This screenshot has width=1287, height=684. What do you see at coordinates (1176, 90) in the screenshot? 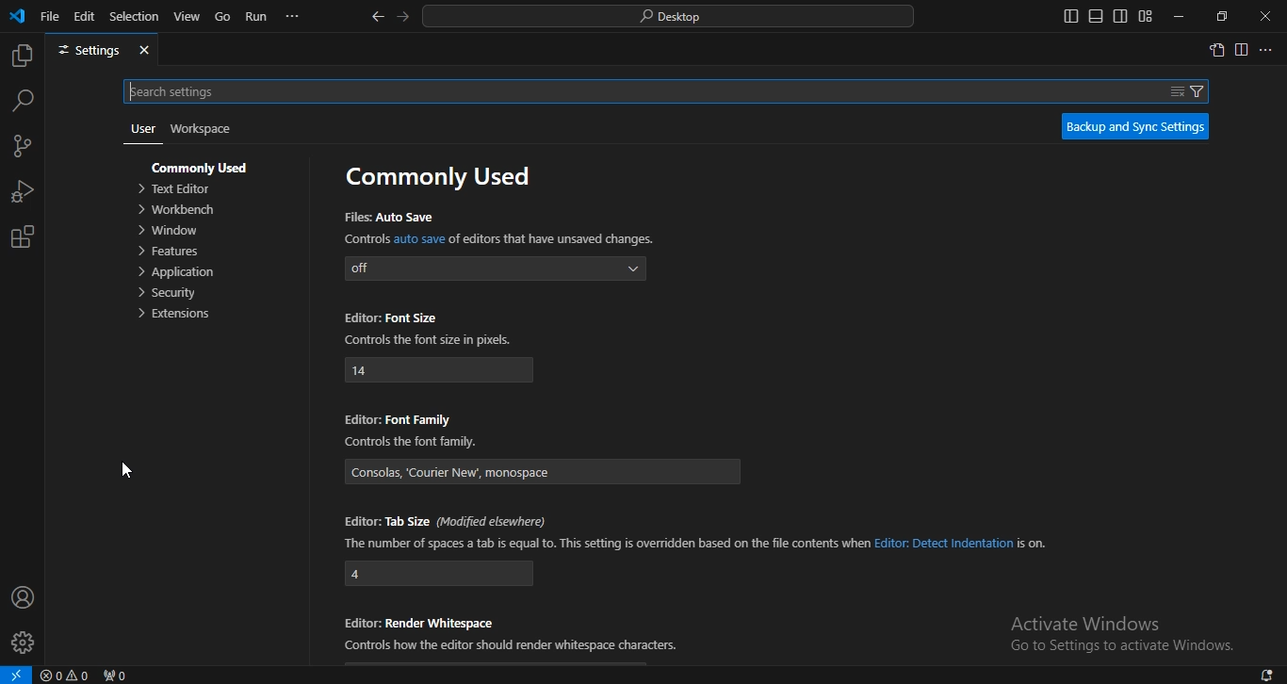
I see `clear search settings` at bounding box center [1176, 90].